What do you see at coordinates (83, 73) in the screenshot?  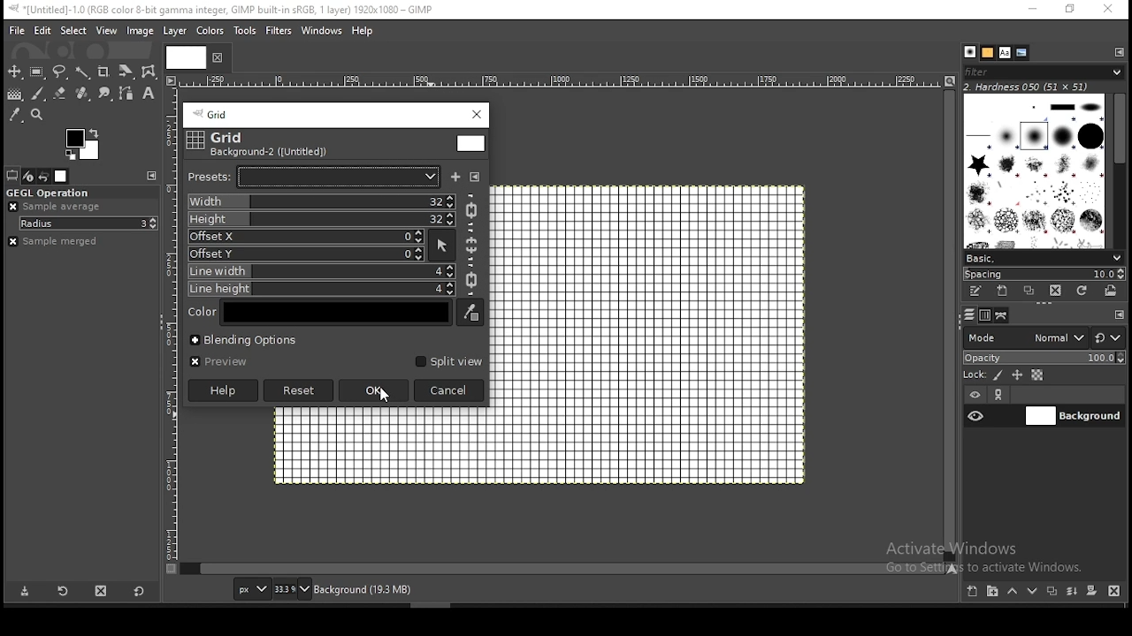 I see `fuzzy select tool` at bounding box center [83, 73].